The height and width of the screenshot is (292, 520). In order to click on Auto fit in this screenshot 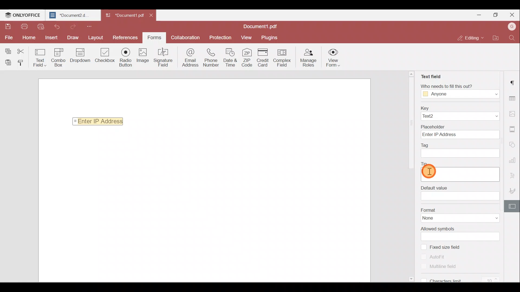, I will do `click(441, 256)`.